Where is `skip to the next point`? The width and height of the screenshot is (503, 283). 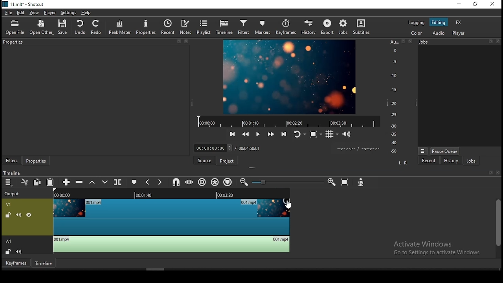 skip to the next point is located at coordinates (284, 135).